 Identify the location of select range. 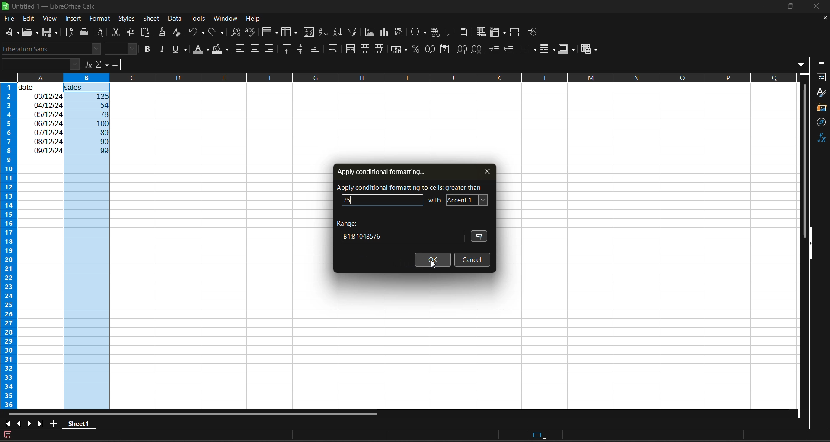
(480, 237).